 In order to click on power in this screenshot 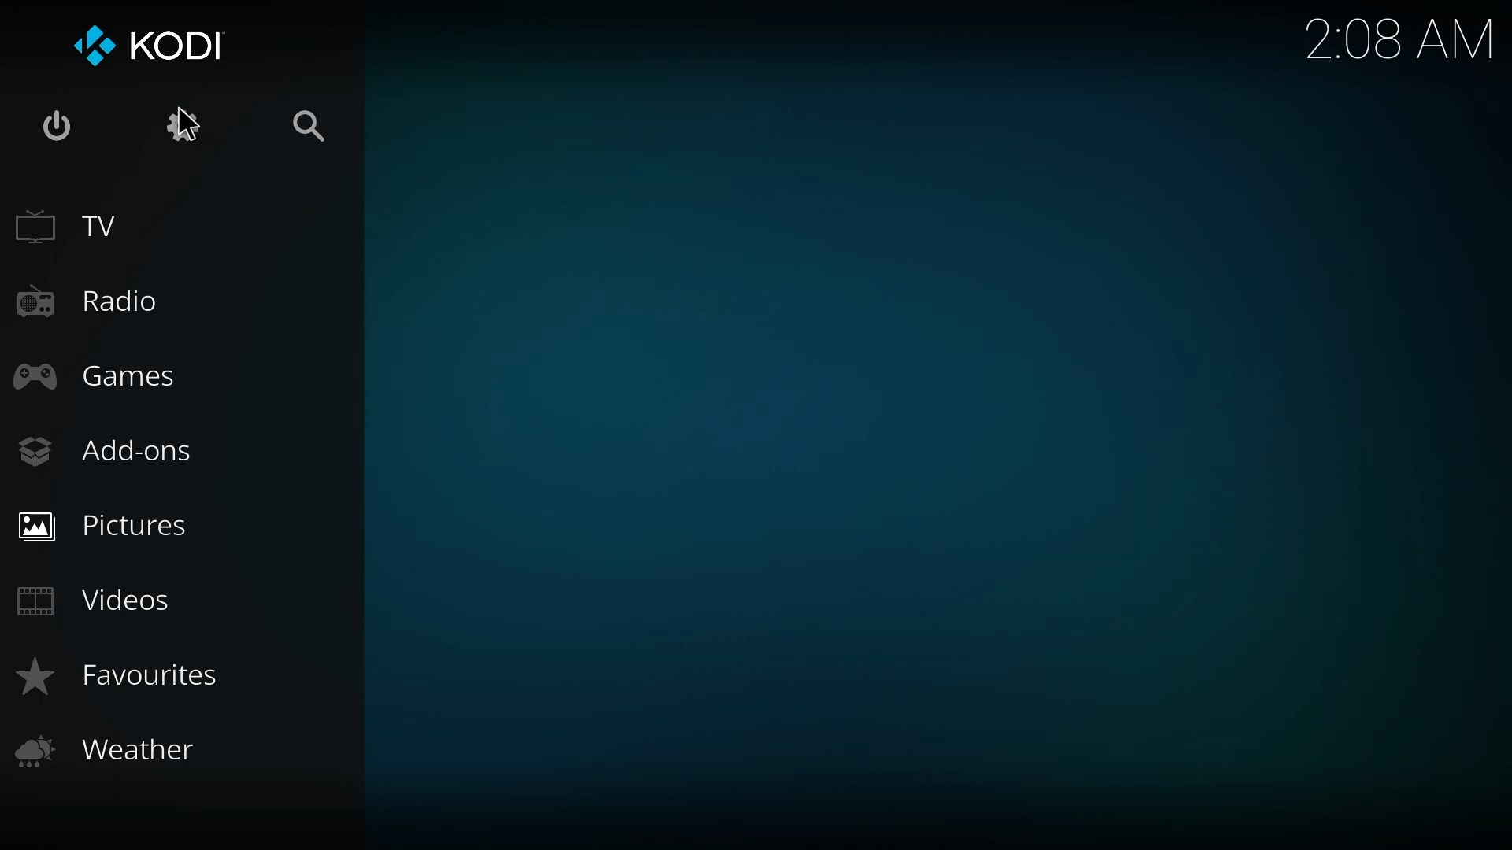, I will do `click(64, 129)`.